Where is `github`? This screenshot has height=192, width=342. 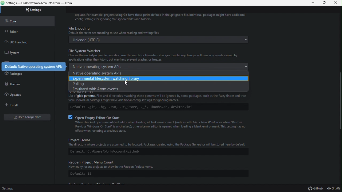 github is located at coordinates (316, 189).